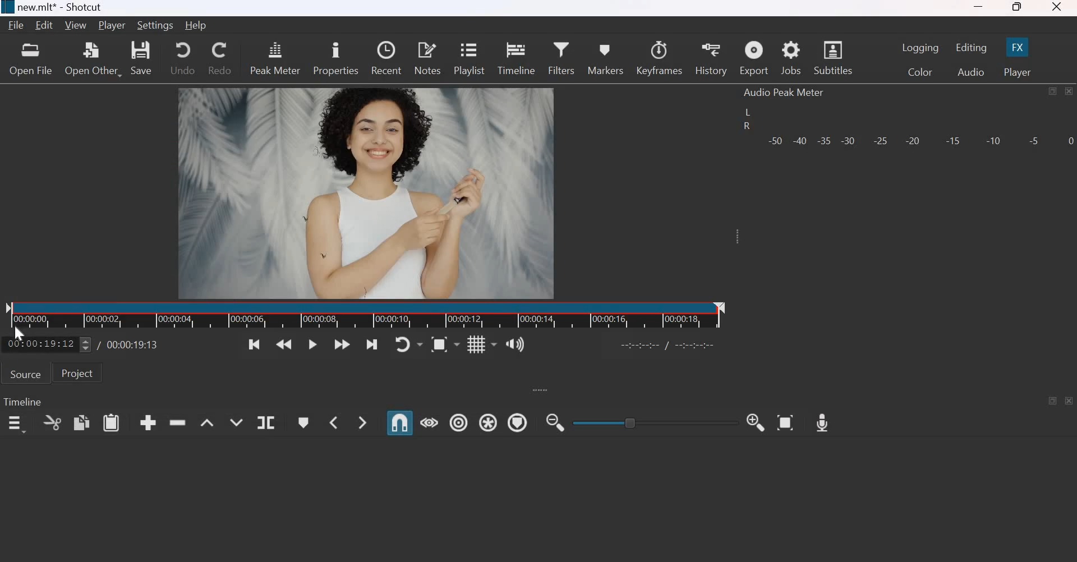 The height and width of the screenshot is (562, 1077). Describe the element at coordinates (1054, 400) in the screenshot. I see `maximize` at that location.